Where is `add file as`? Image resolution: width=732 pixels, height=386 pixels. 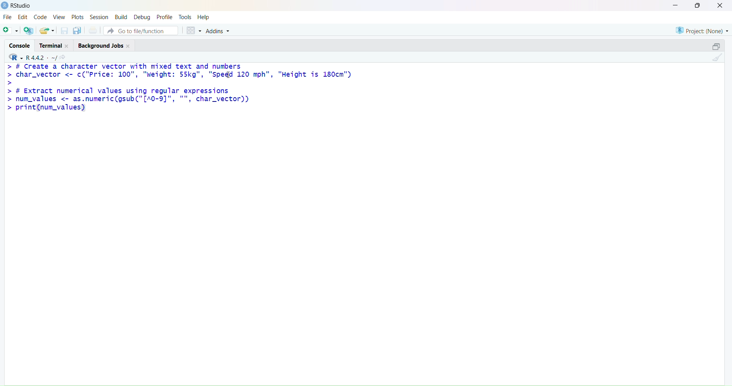
add file as is located at coordinates (11, 31).